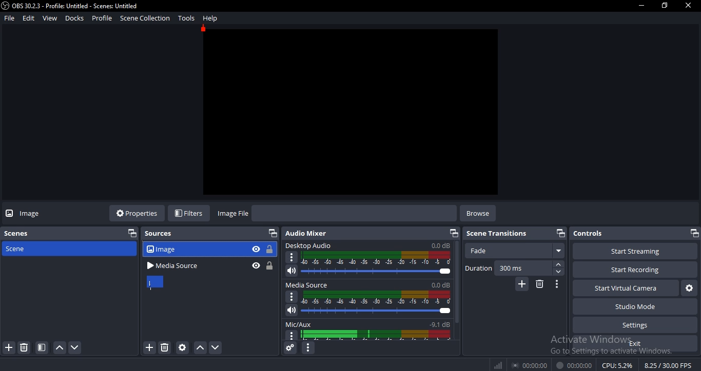 The height and width of the screenshot is (371, 701). What do you see at coordinates (556, 284) in the screenshot?
I see `configure scene transition` at bounding box center [556, 284].